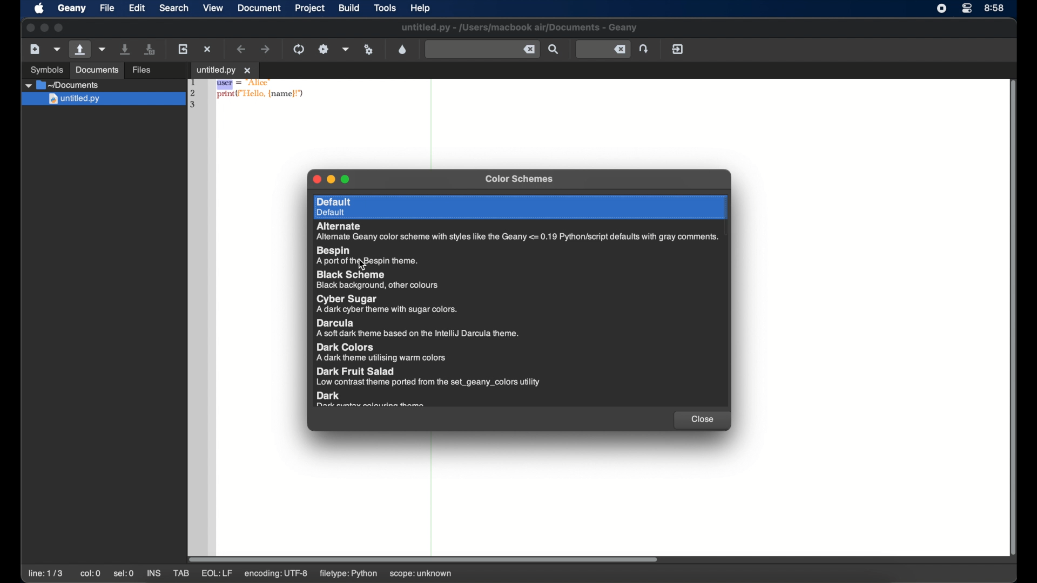 Image resolution: width=1037 pixels, height=583 pixels. Describe the element at coordinates (103, 49) in the screenshot. I see `open current file` at that location.